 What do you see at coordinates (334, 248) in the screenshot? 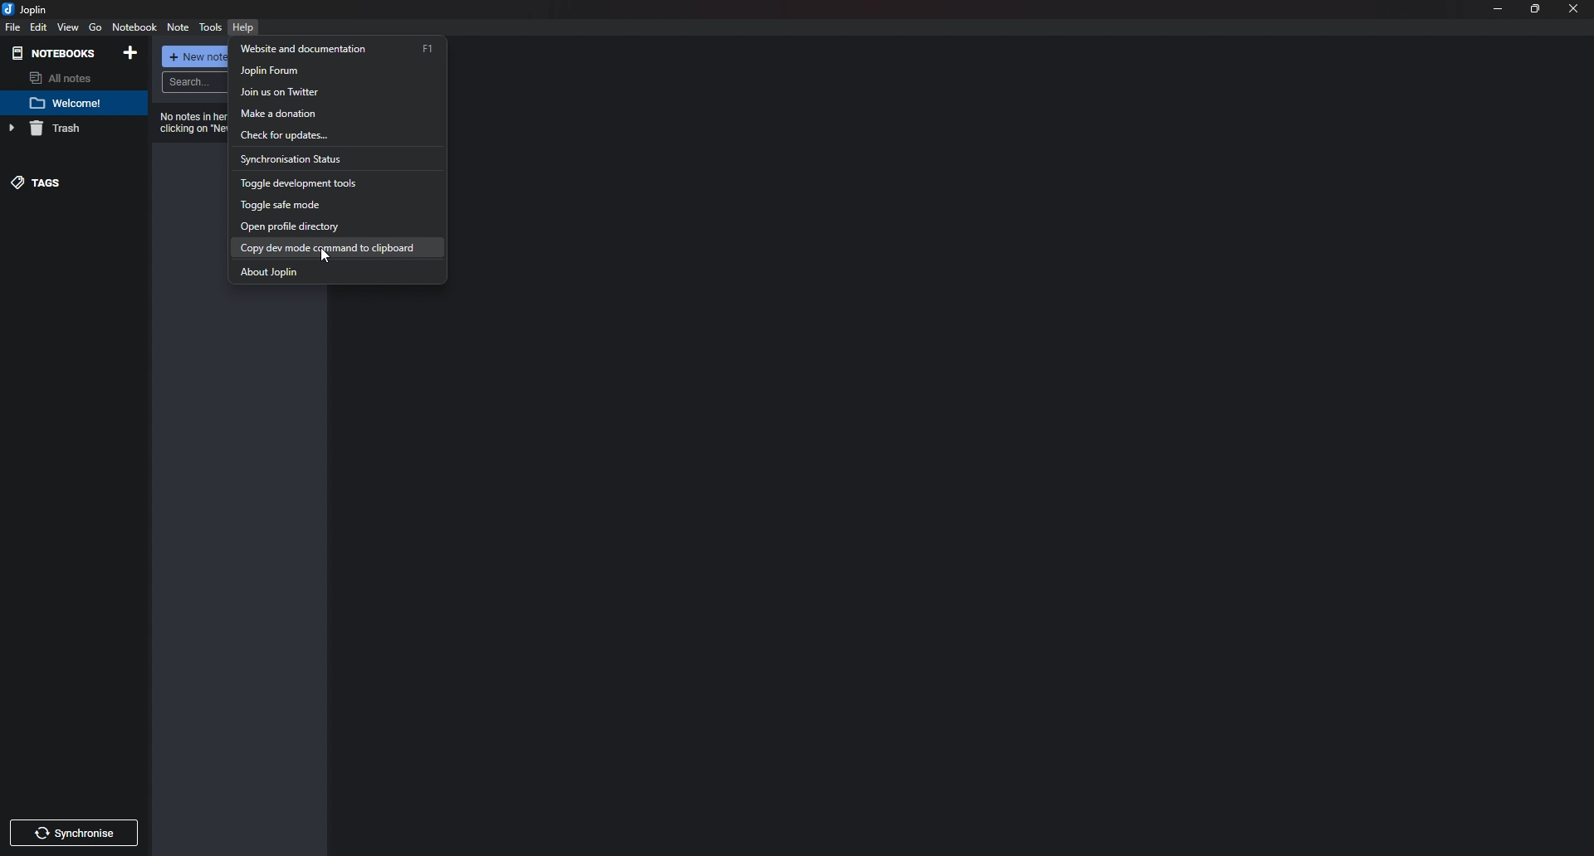
I see `Copy dev mode comment to clipboard` at bounding box center [334, 248].